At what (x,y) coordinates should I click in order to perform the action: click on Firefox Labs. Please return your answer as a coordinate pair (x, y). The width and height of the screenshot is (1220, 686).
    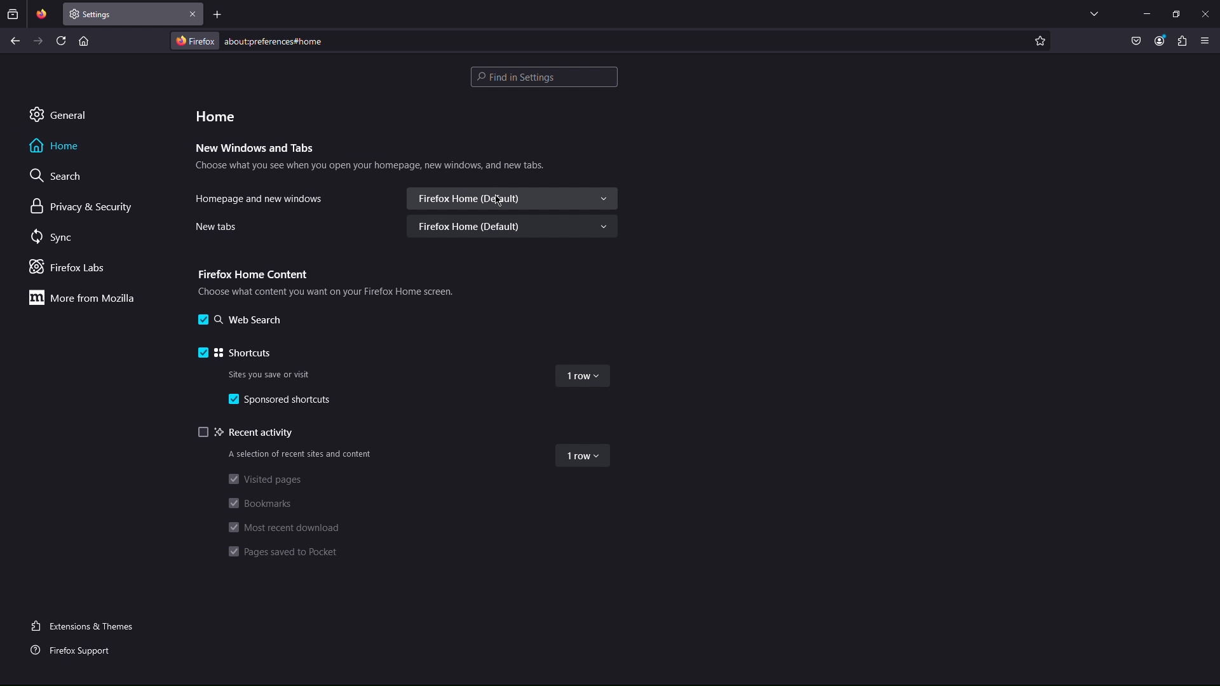
    Looking at the image, I should click on (72, 268).